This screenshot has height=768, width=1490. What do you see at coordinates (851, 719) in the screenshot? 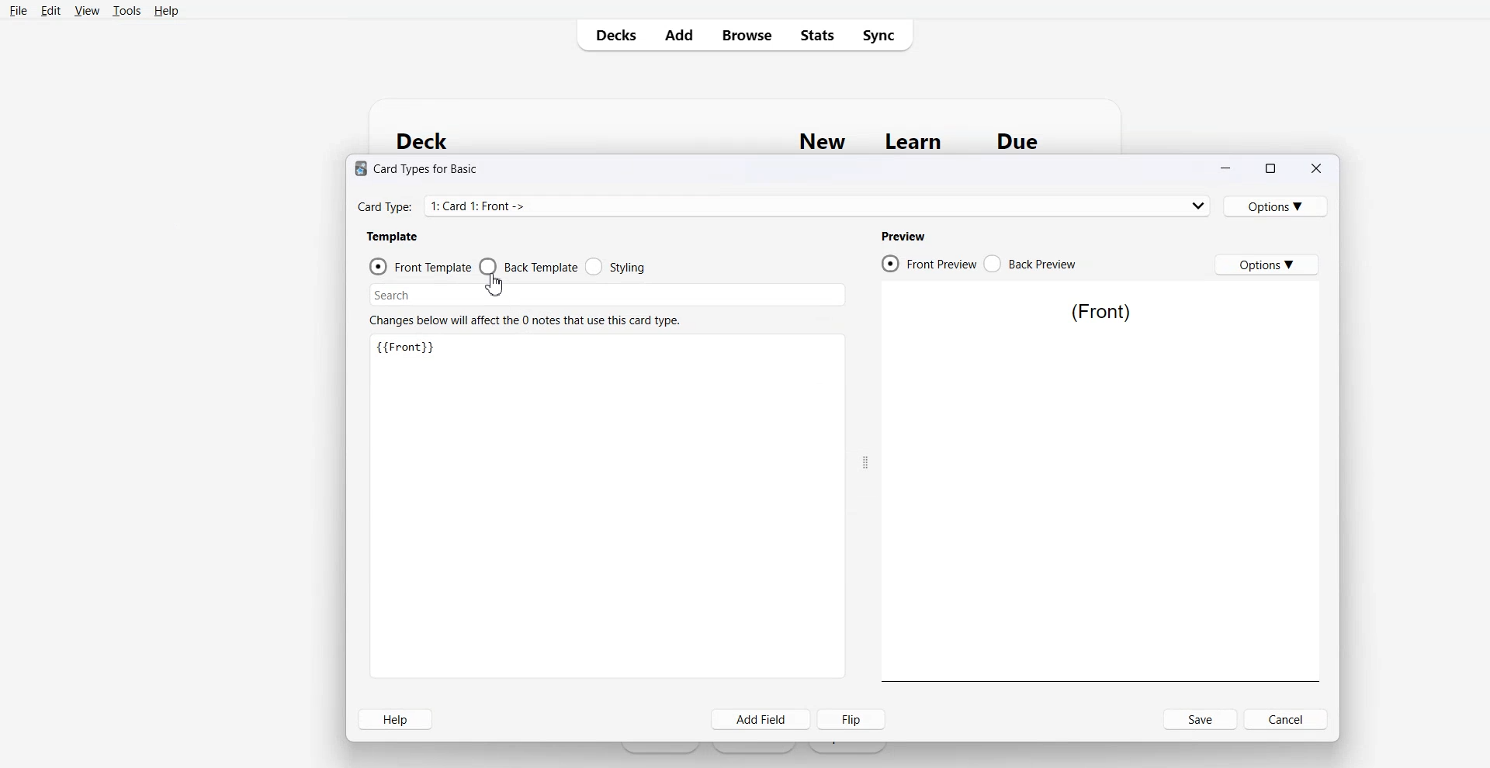
I see `Flip` at bounding box center [851, 719].